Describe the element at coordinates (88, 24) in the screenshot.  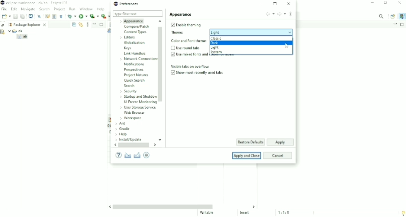
I see `View Menu` at that location.